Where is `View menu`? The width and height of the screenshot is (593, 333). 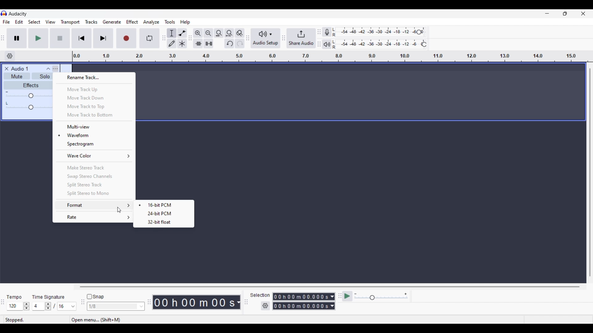 View menu is located at coordinates (50, 22).